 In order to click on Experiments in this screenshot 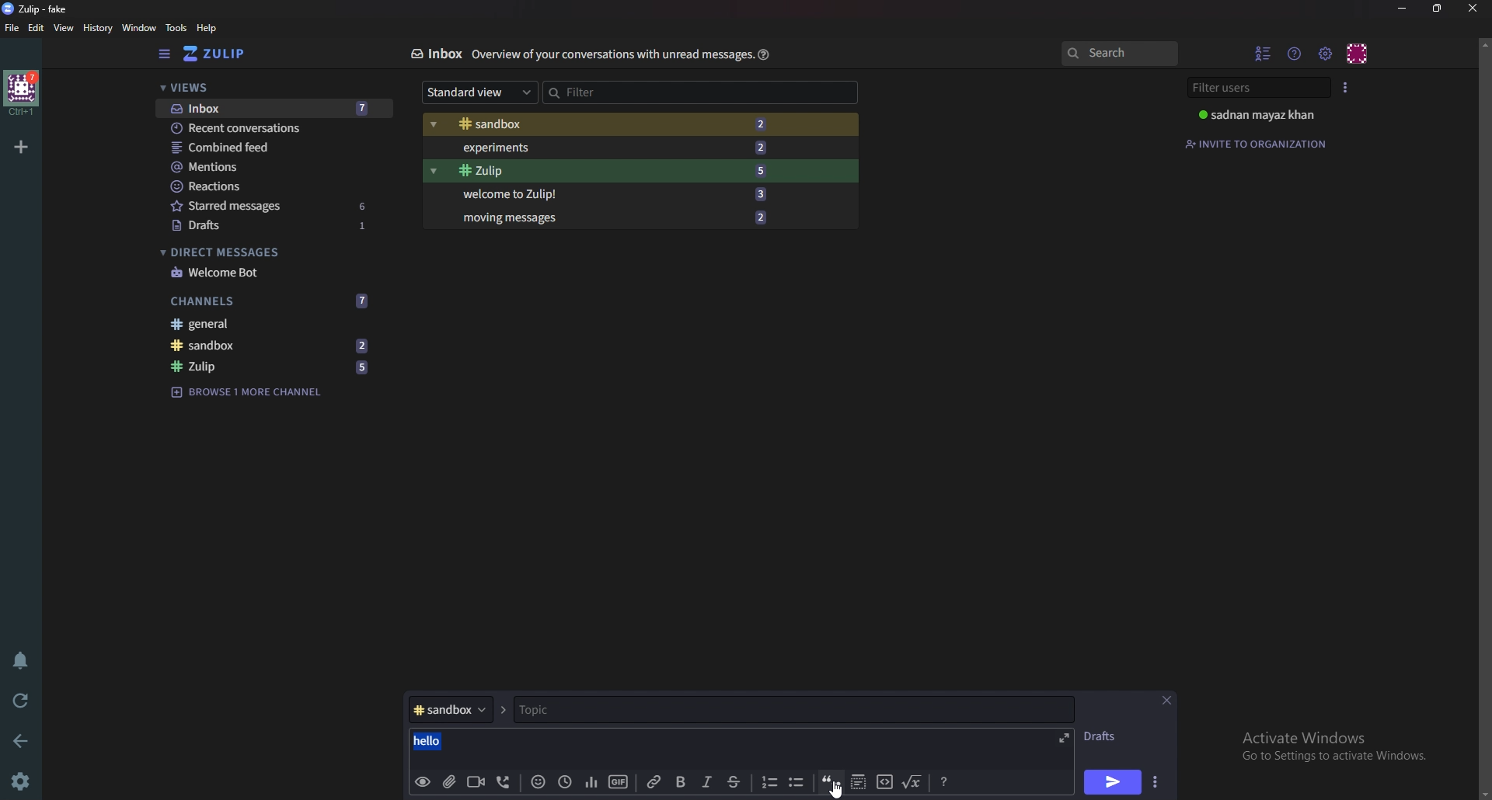, I will do `click(546, 148)`.